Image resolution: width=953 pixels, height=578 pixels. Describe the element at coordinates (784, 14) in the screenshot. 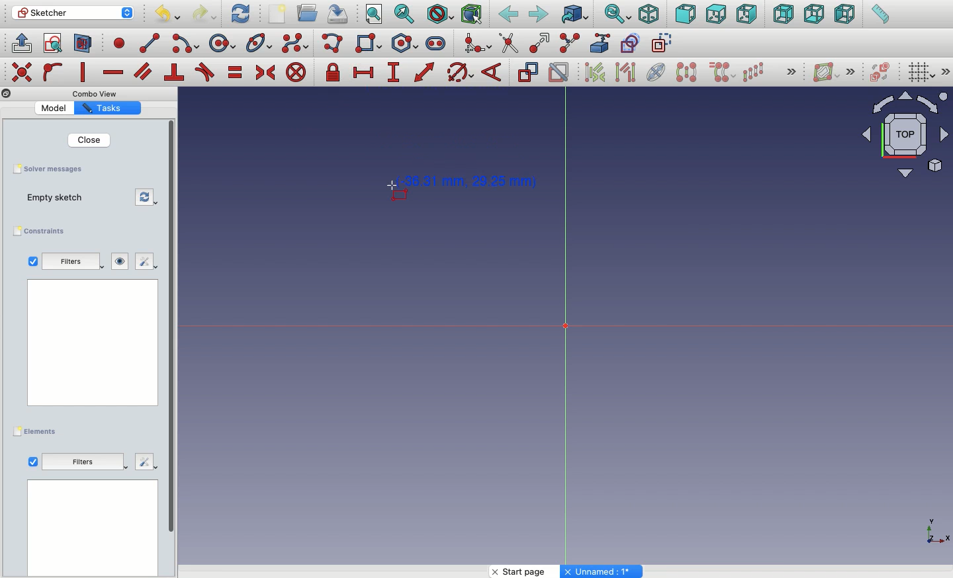

I see `Back` at that location.